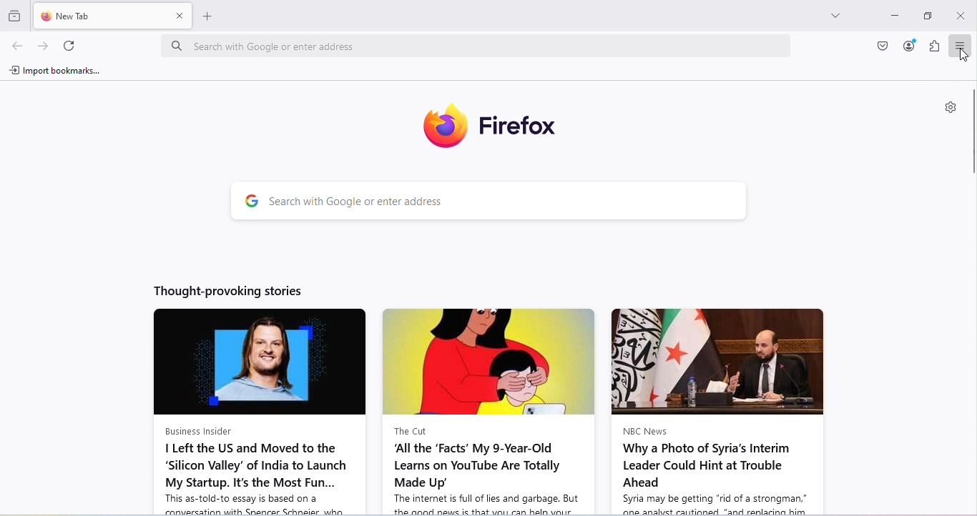  What do you see at coordinates (909, 46) in the screenshot?
I see `Account` at bounding box center [909, 46].